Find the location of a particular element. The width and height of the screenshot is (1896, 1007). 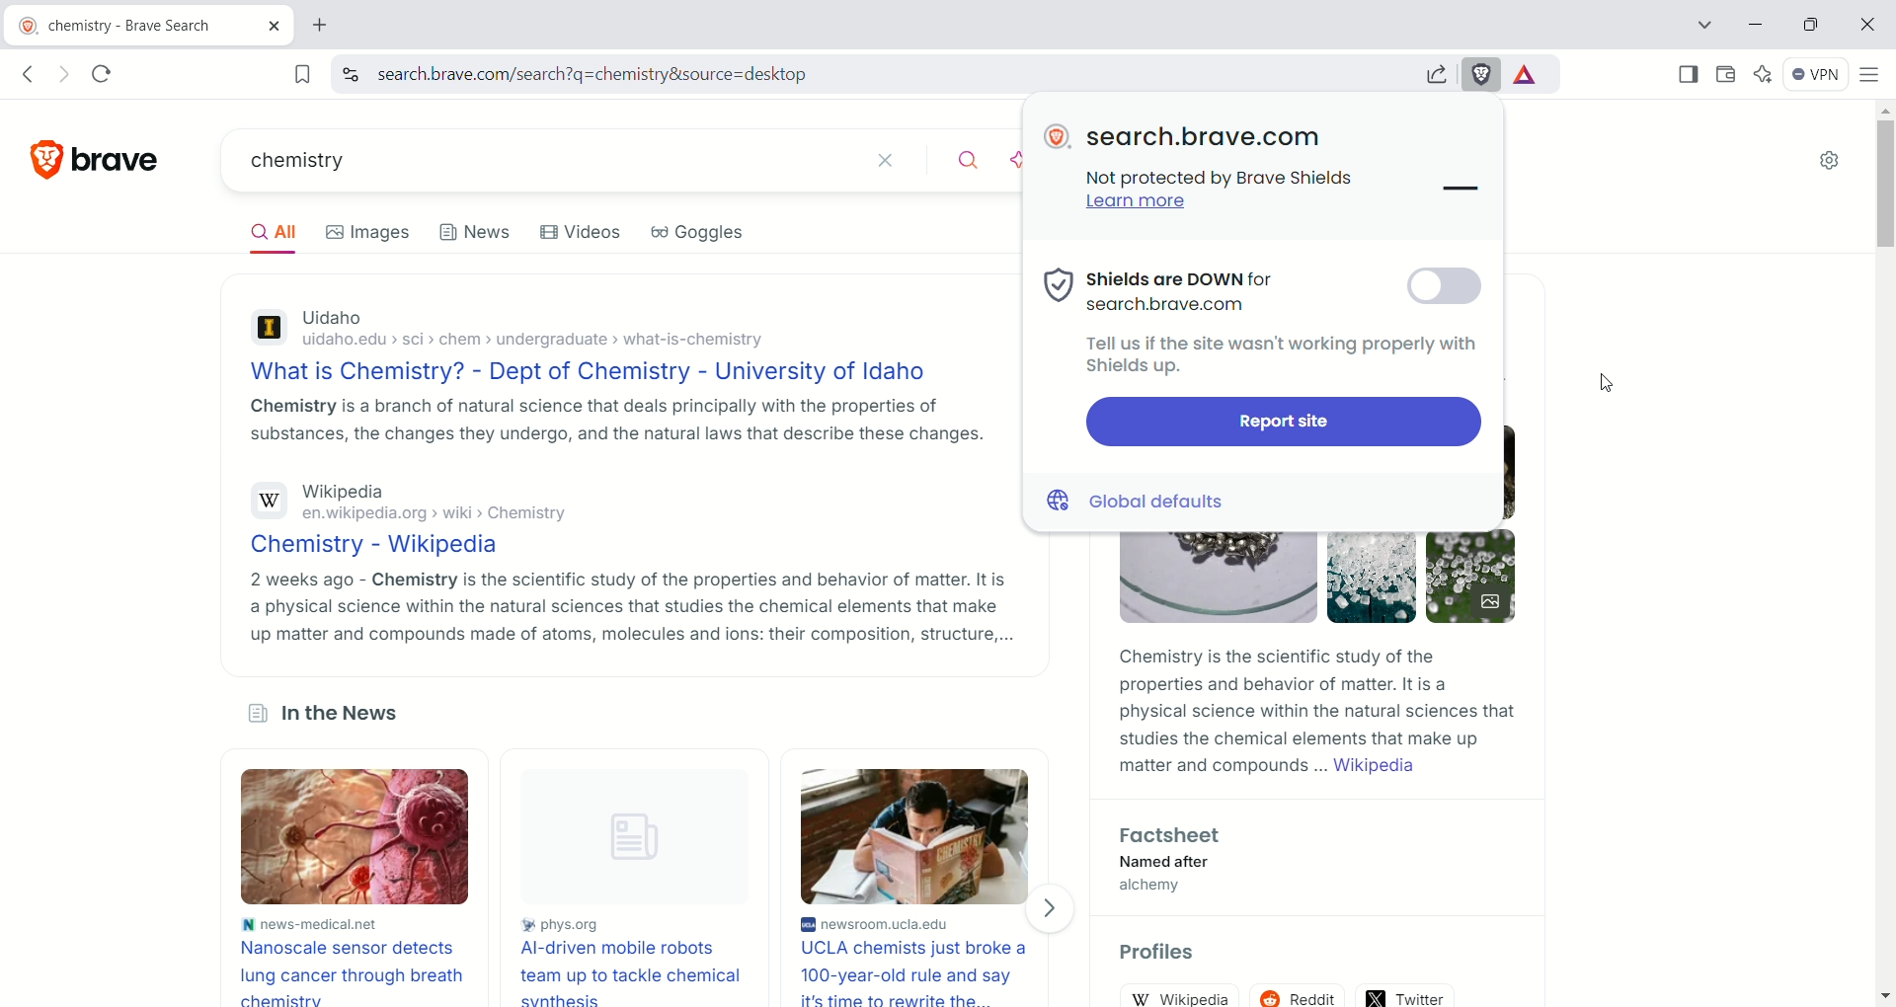

share this page is located at coordinates (1432, 72).